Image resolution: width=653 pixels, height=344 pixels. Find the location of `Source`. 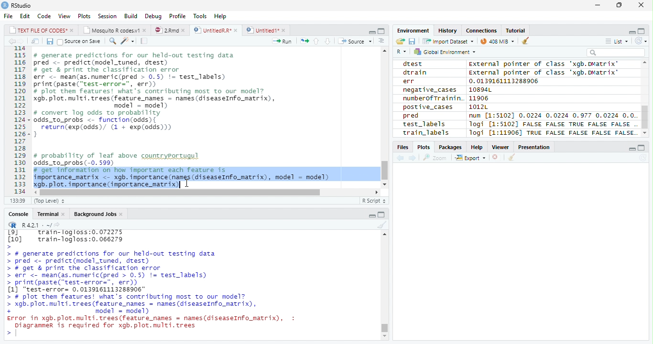

Source is located at coordinates (354, 41).